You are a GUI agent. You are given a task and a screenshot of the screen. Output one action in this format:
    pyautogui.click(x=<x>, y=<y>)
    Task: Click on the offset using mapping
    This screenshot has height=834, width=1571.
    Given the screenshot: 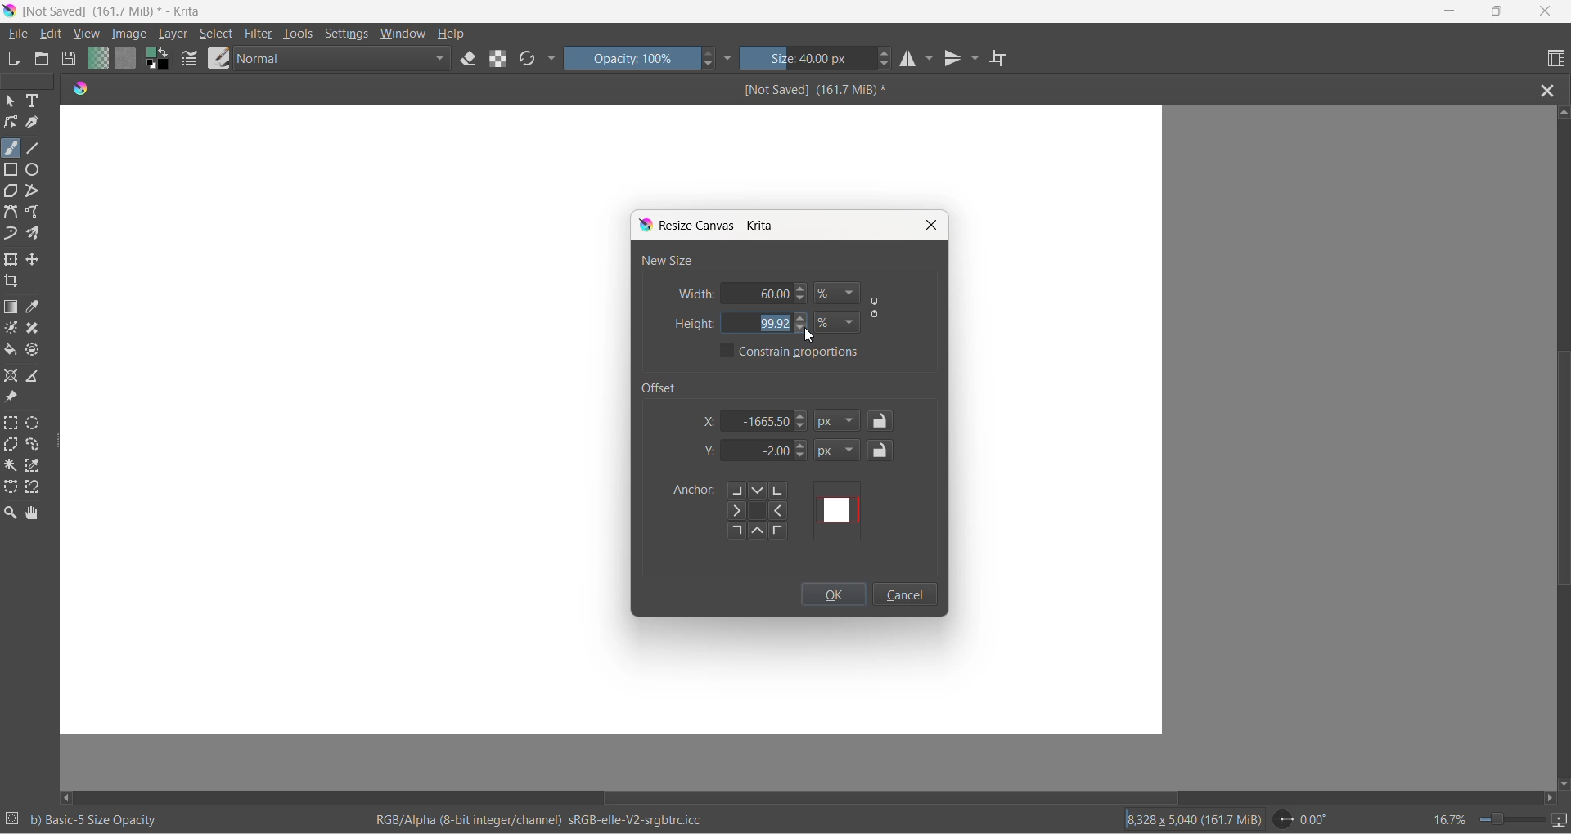 What is the action you would take?
    pyautogui.click(x=839, y=510)
    